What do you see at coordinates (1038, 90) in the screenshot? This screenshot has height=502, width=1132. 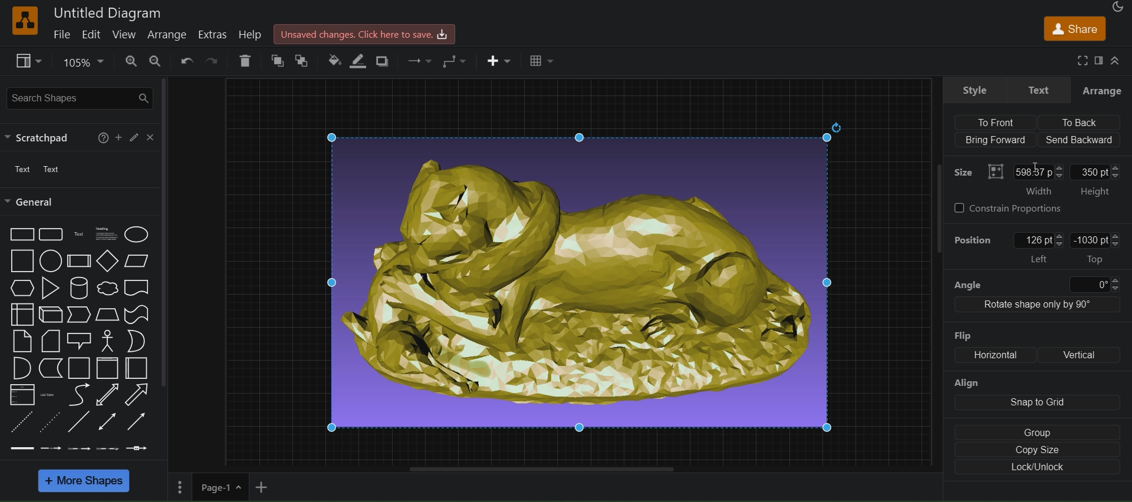 I see `text` at bounding box center [1038, 90].